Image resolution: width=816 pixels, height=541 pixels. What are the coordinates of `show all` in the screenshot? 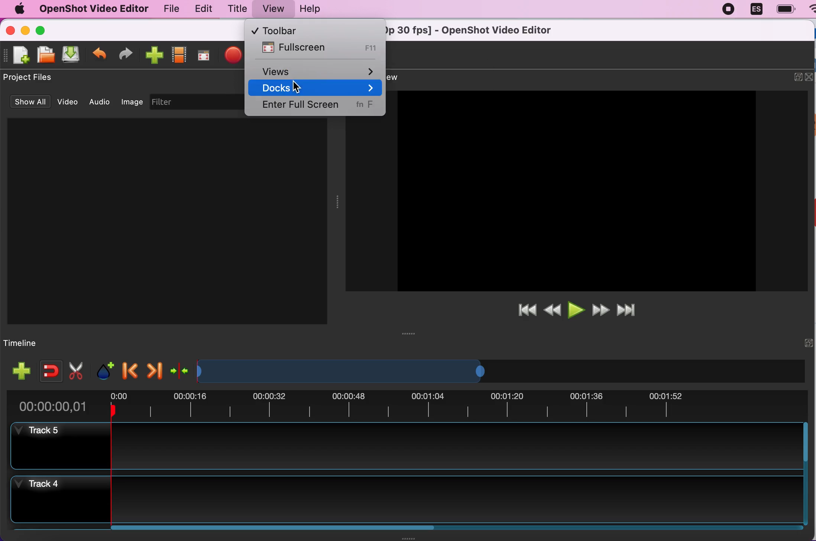 It's located at (32, 103).